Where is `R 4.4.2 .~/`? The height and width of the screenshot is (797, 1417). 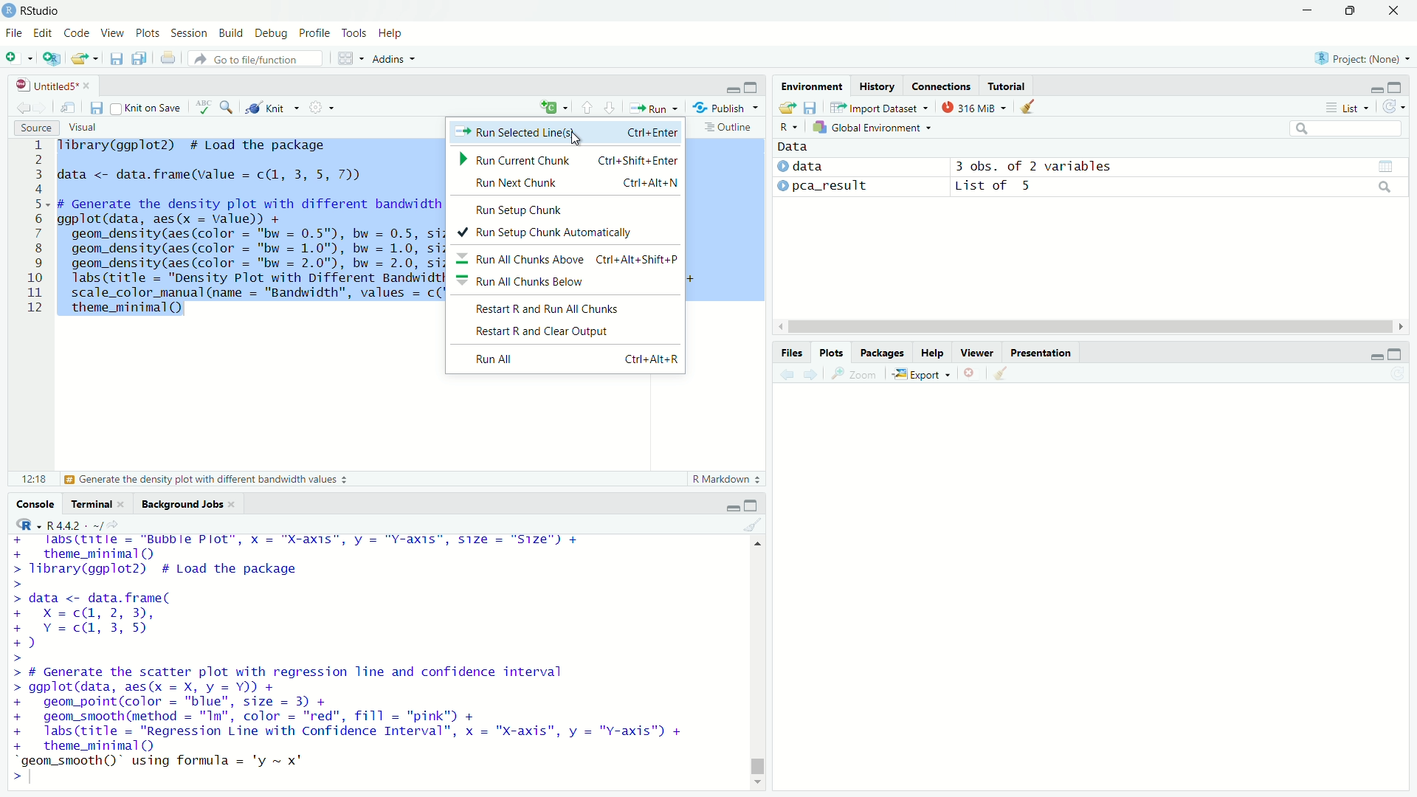
R 4.4.2 .~/ is located at coordinates (75, 524).